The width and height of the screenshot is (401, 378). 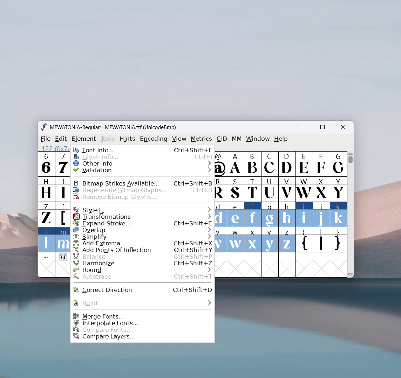 I want to click on transformations, so click(x=143, y=217).